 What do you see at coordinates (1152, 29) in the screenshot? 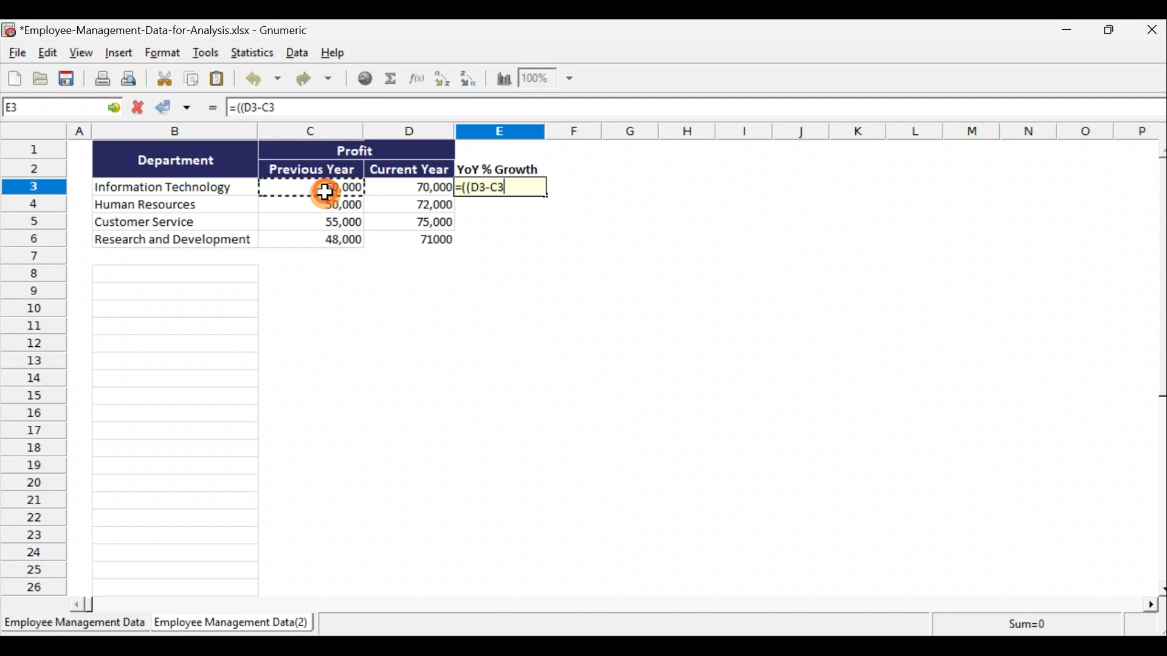
I see `Close` at bounding box center [1152, 29].